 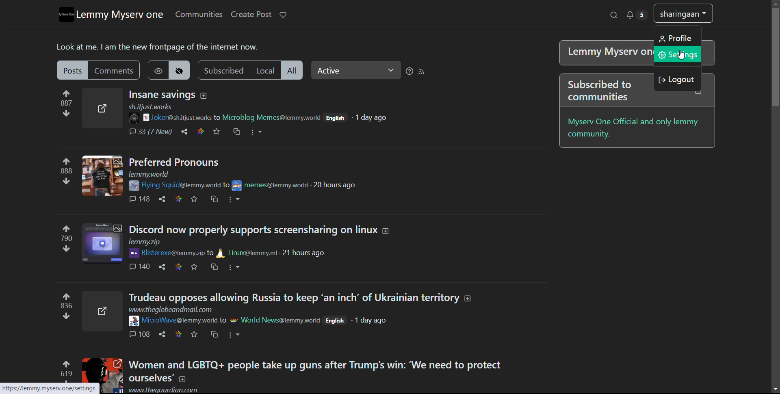 What do you see at coordinates (165, 390) in the screenshot?
I see `www.theguardian.com` at bounding box center [165, 390].